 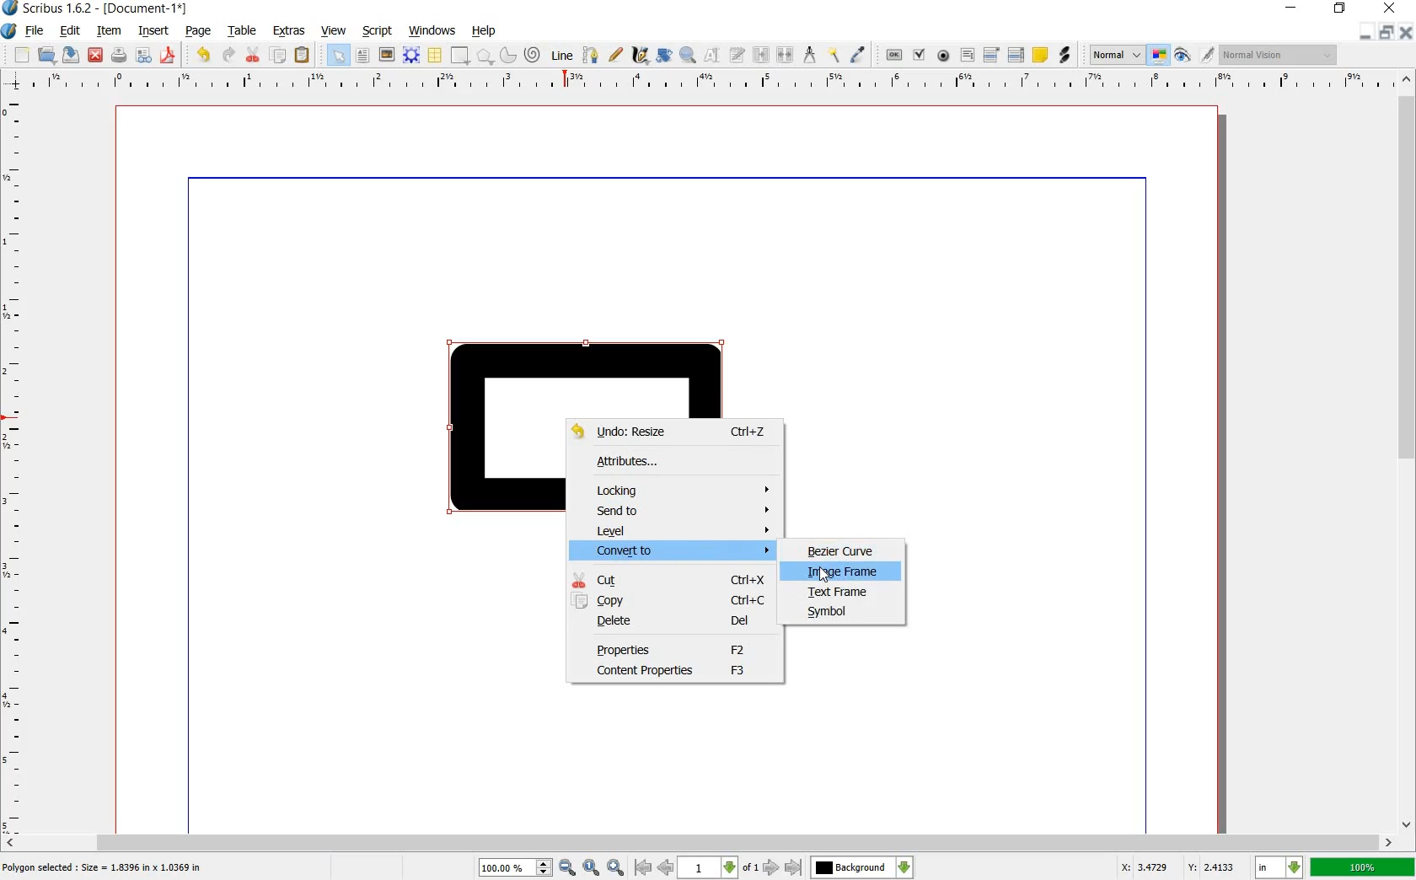 I want to click on Scribus 1.6.2, so click(x=48, y=9).